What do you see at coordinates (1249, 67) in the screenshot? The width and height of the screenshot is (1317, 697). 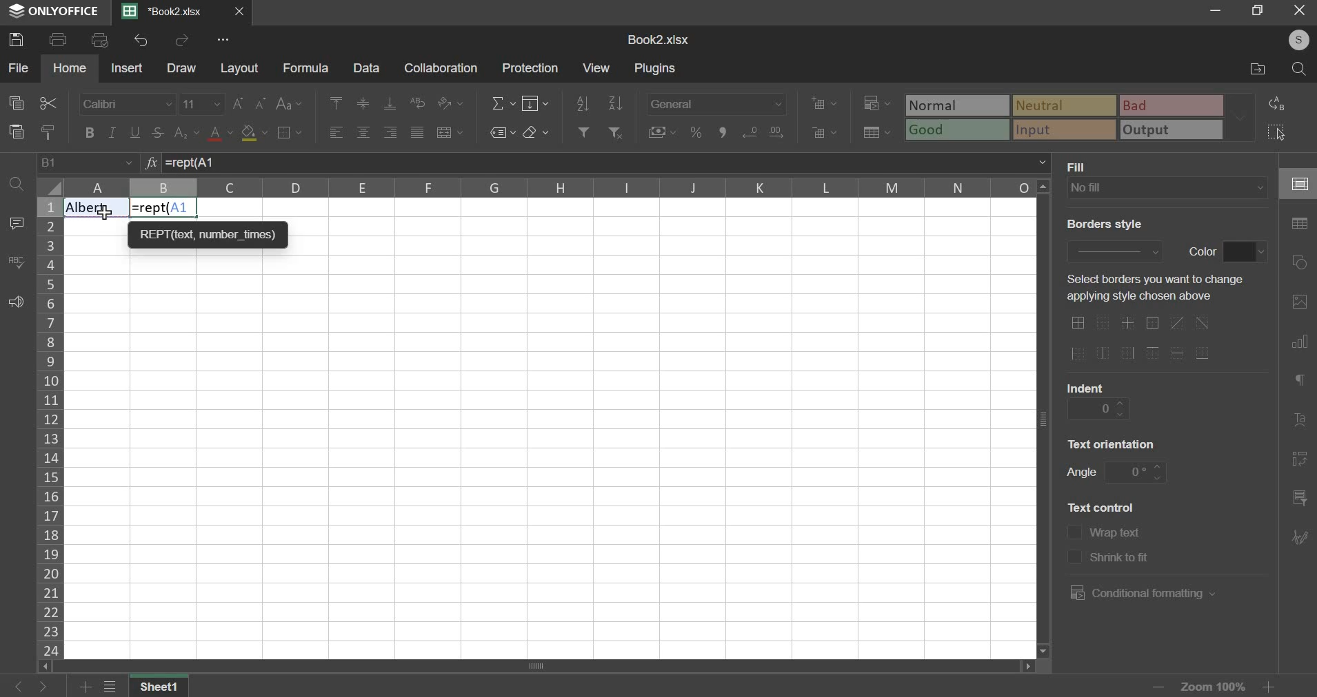 I see `file location` at bounding box center [1249, 67].